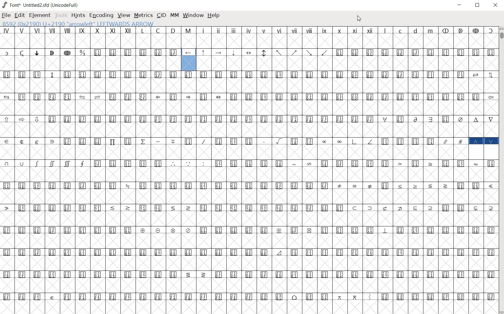  I want to click on minimize, so click(460, 5).